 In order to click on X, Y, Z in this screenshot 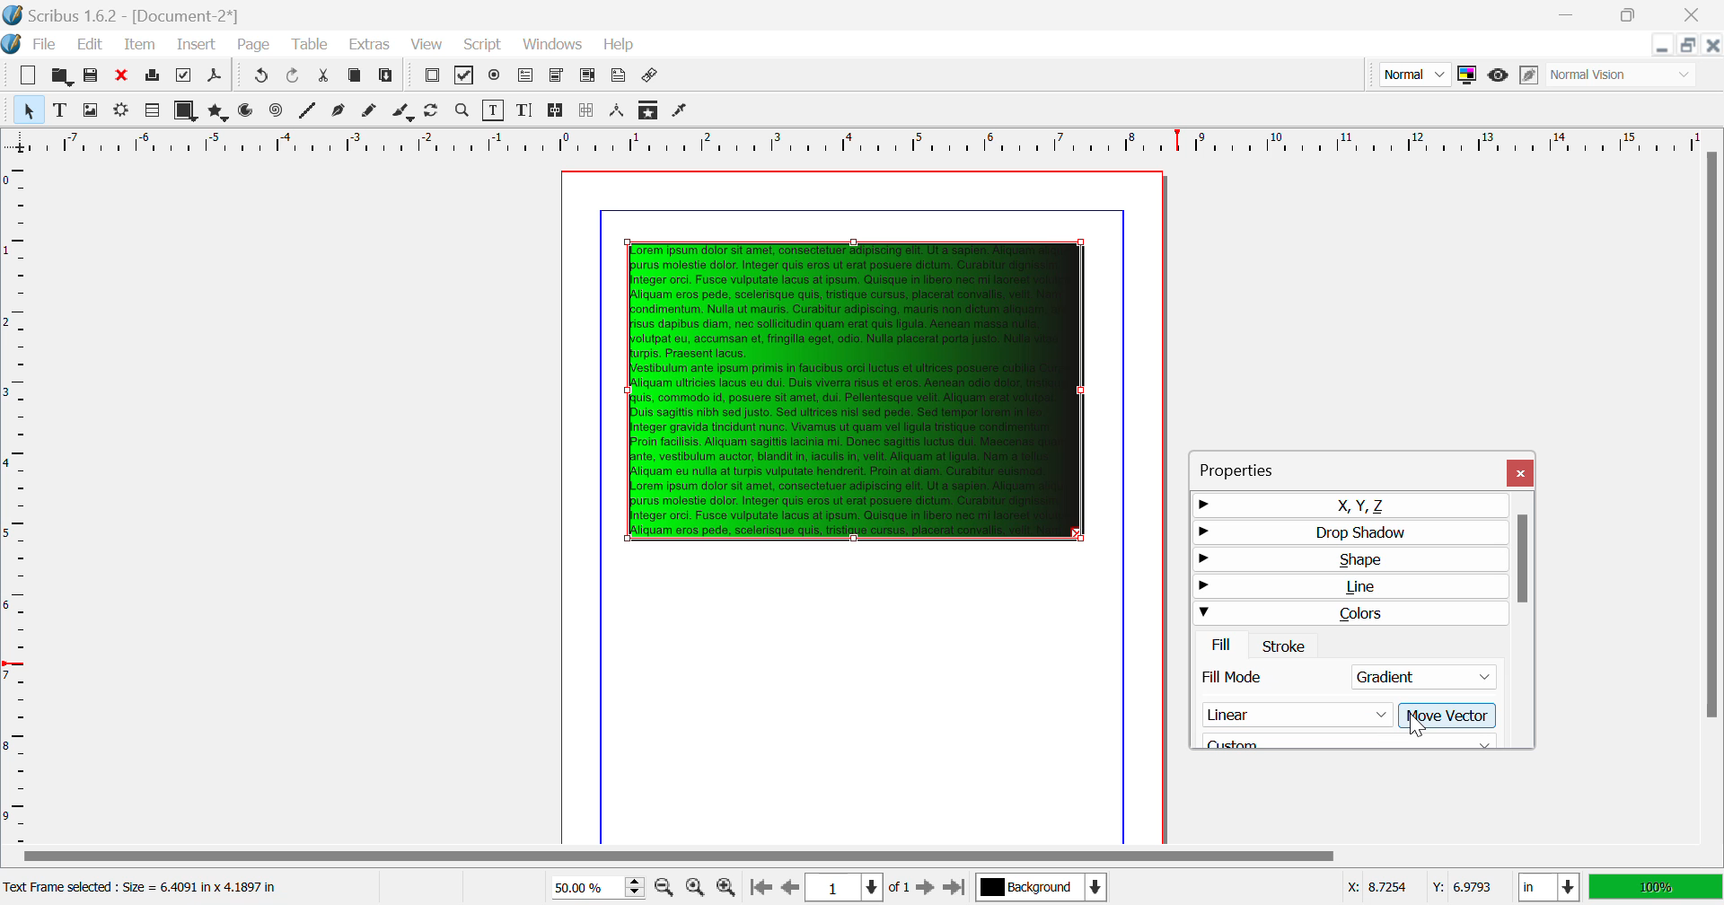, I will do `click(1348, 505)`.